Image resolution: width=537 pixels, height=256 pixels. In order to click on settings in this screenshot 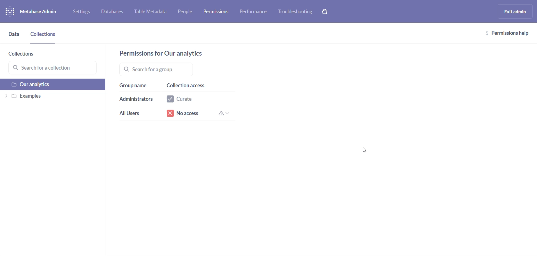, I will do `click(84, 13)`.